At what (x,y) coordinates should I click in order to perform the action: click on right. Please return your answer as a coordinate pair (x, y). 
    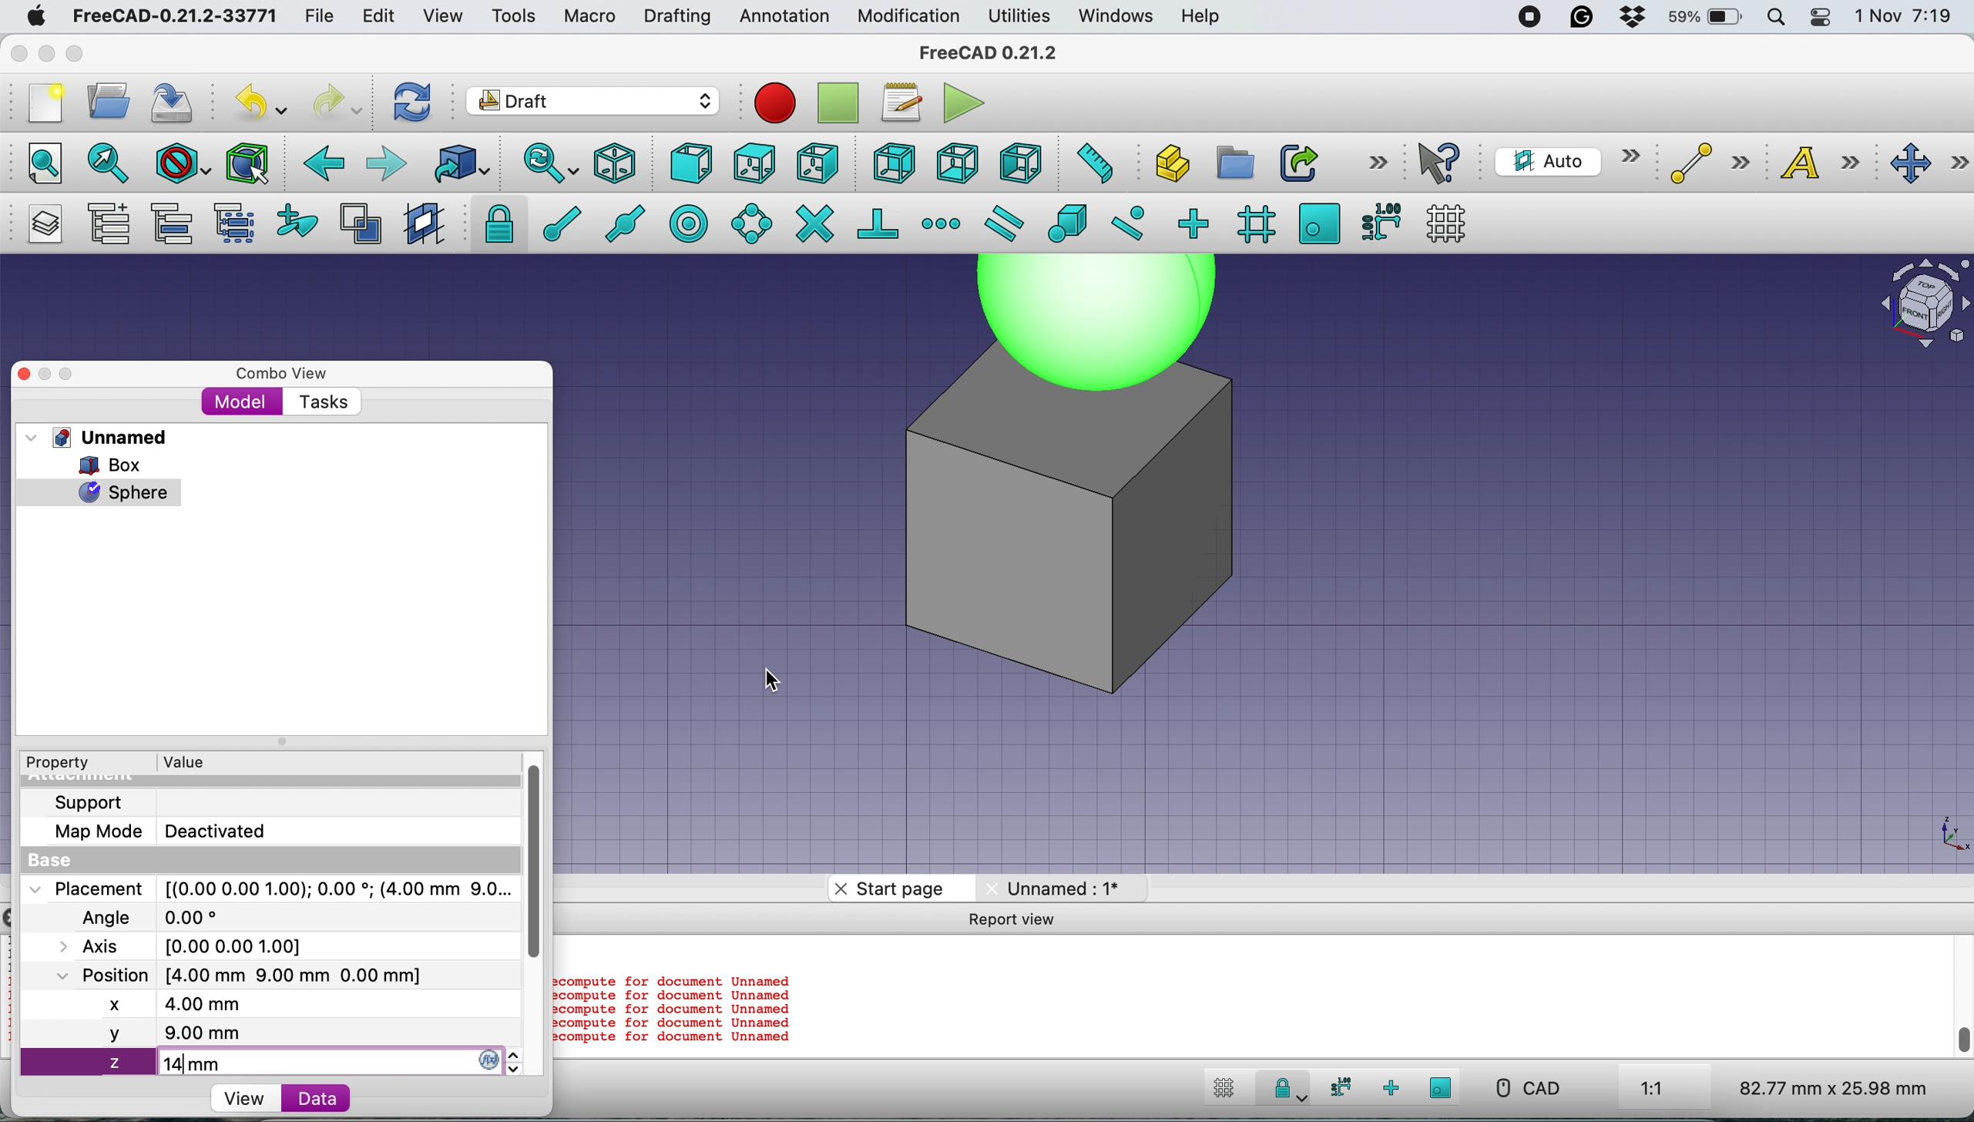
    Looking at the image, I should click on (818, 163).